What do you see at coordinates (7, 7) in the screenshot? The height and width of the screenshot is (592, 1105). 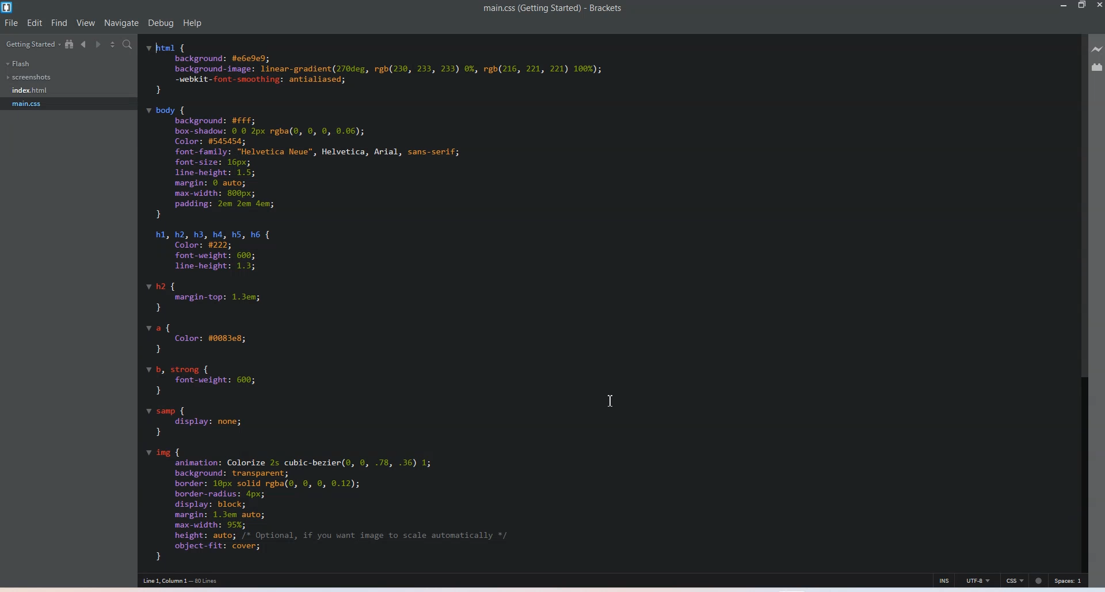 I see `Logo ` at bounding box center [7, 7].